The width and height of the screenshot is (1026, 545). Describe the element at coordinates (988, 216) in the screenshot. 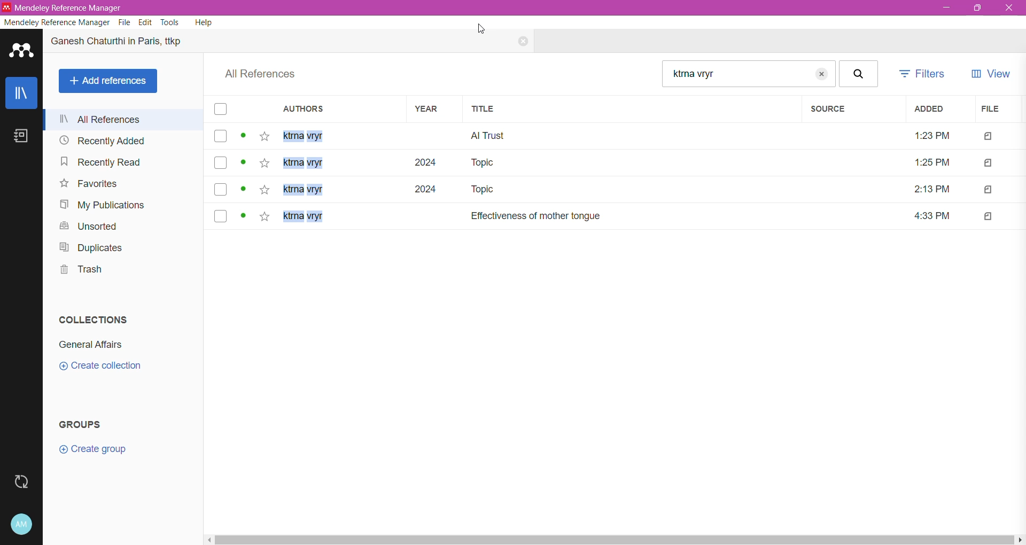

I see `file type` at that location.